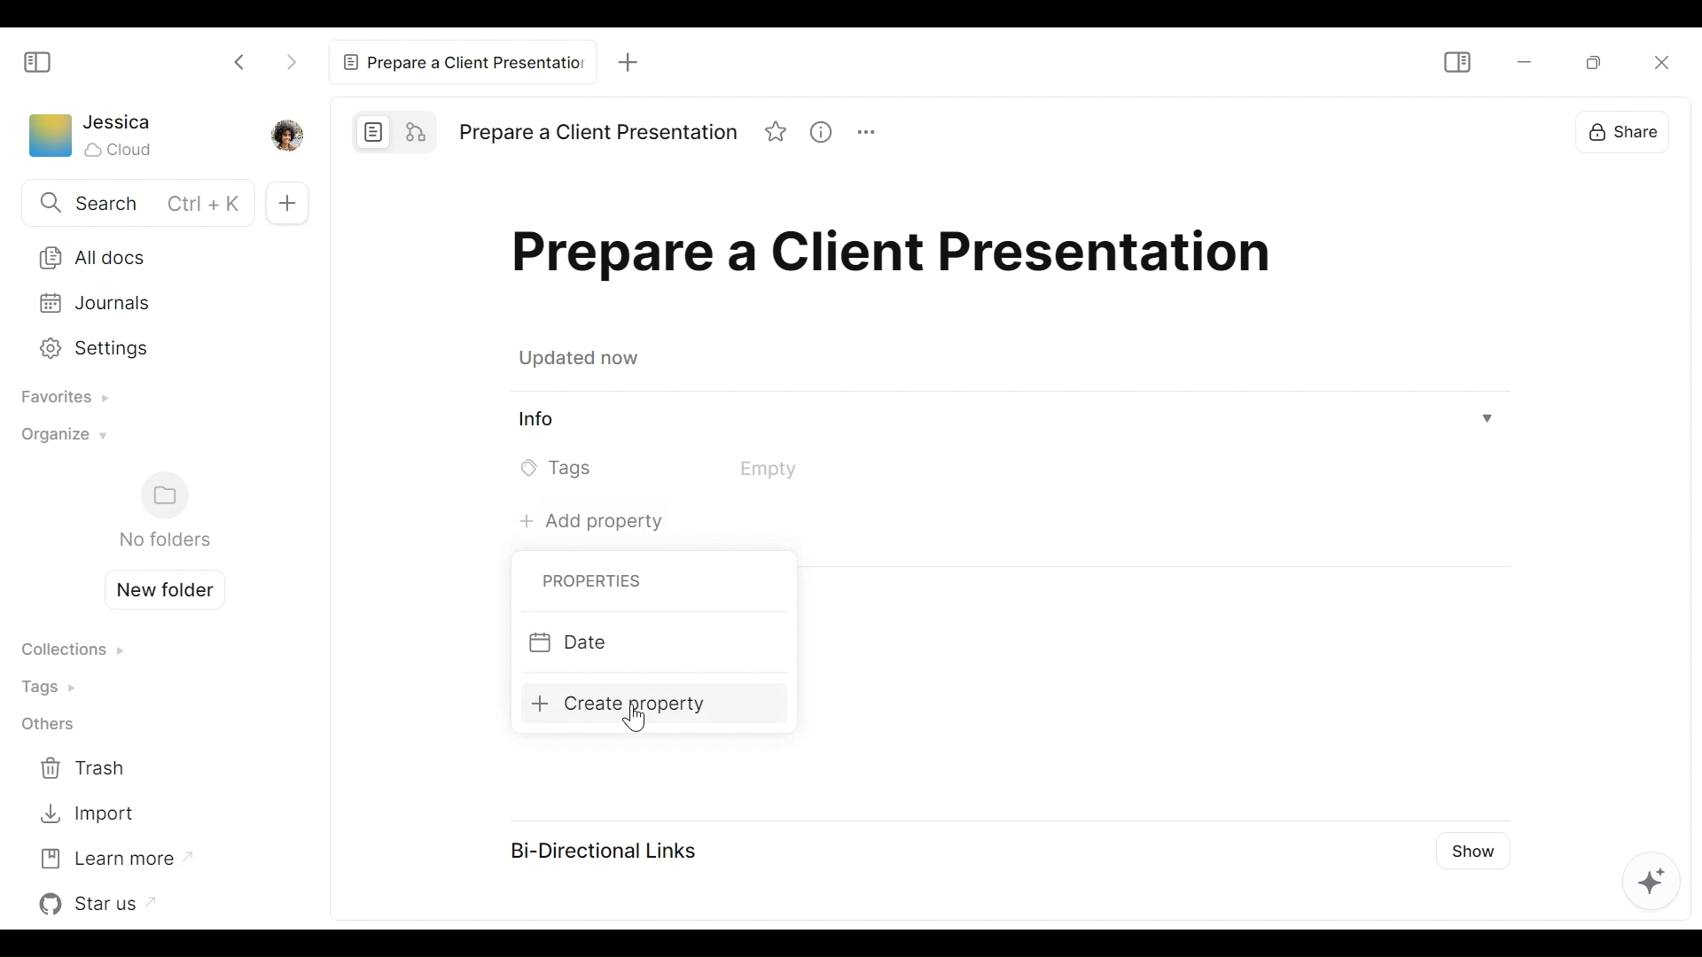 The image size is (1702, 957). What do you see at coordinates (900, 259) in the screenshot?
I see `Title` at bounding box center [900, 259].